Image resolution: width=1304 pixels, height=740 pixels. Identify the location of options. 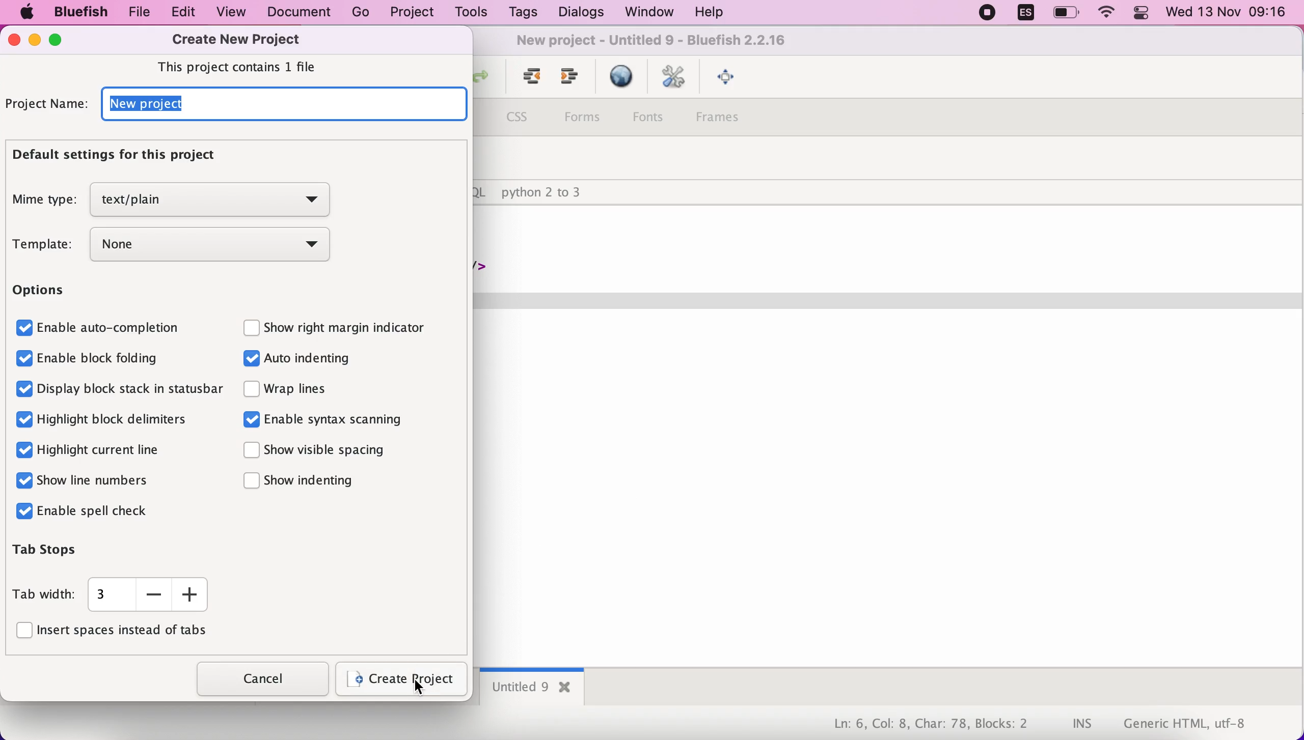
(46, 292).